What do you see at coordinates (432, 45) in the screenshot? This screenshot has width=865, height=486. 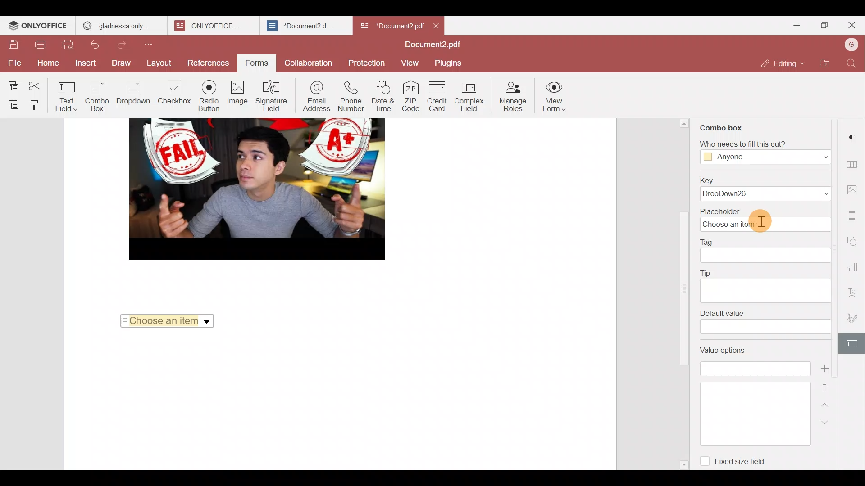 I see `Document2.pdf` at bounding box center [432, 45].